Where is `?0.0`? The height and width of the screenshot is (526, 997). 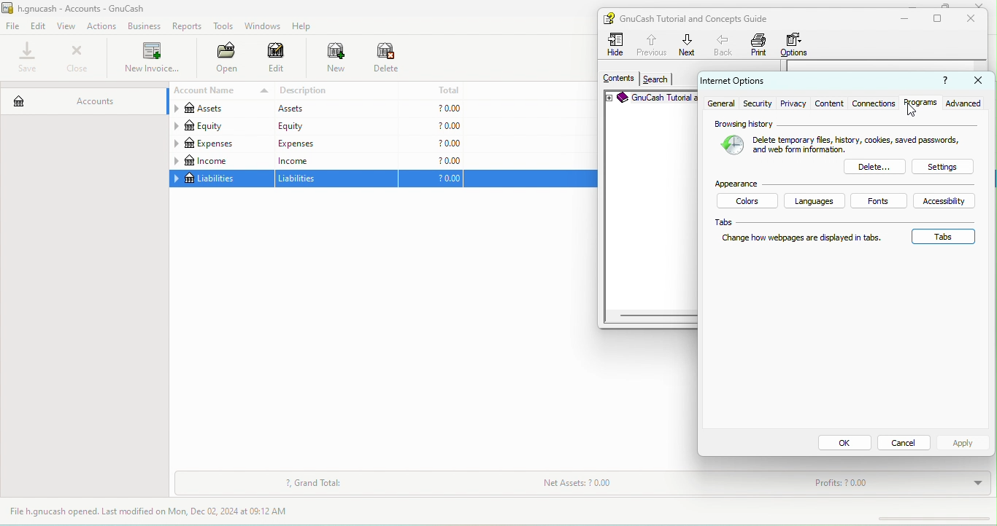
?0.0 is located at coordinates (434, 179).